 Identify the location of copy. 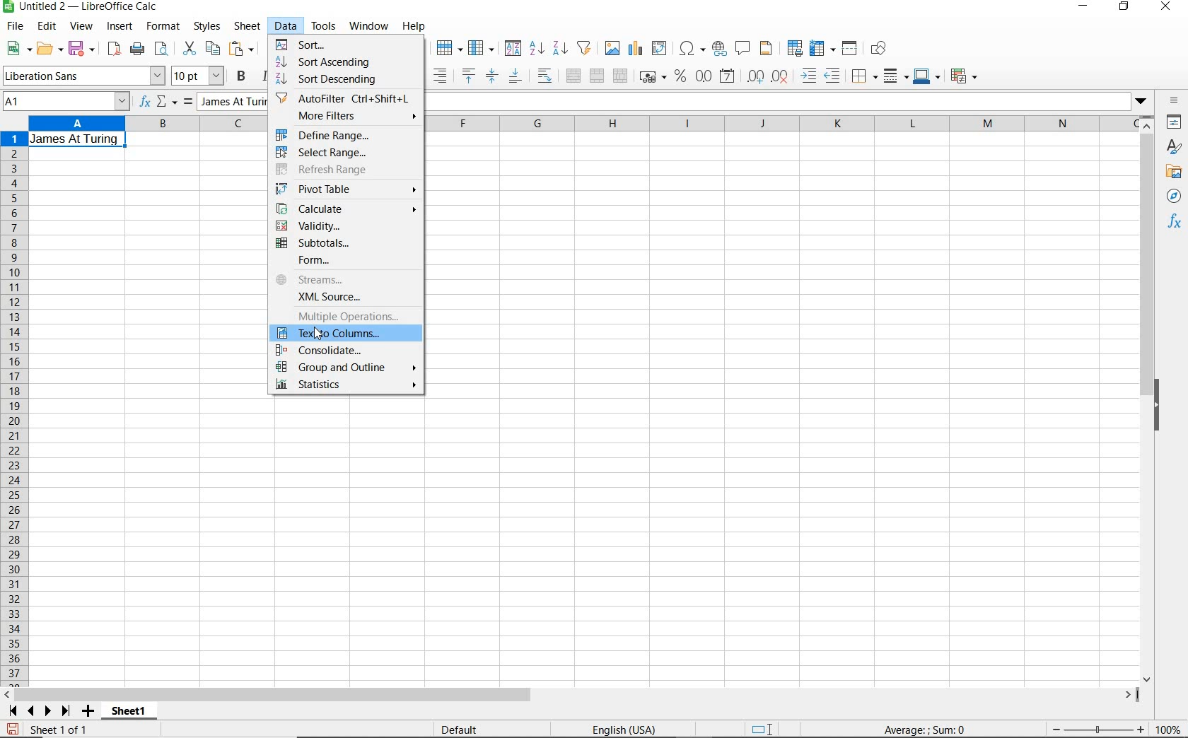
(212, 49).